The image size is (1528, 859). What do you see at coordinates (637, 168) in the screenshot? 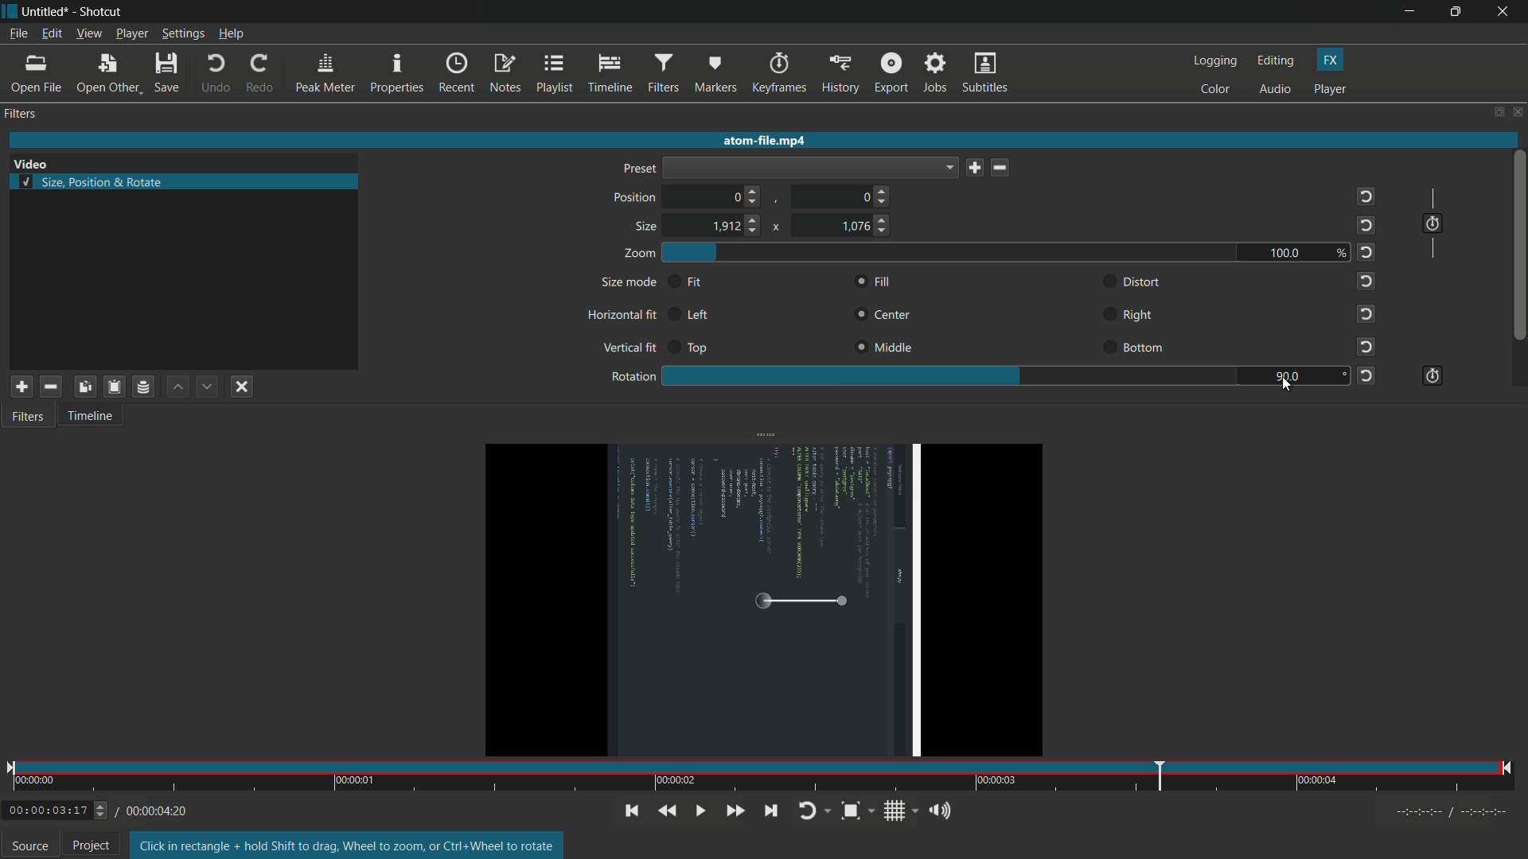
I see `preset` at bounding box center [637, 168].